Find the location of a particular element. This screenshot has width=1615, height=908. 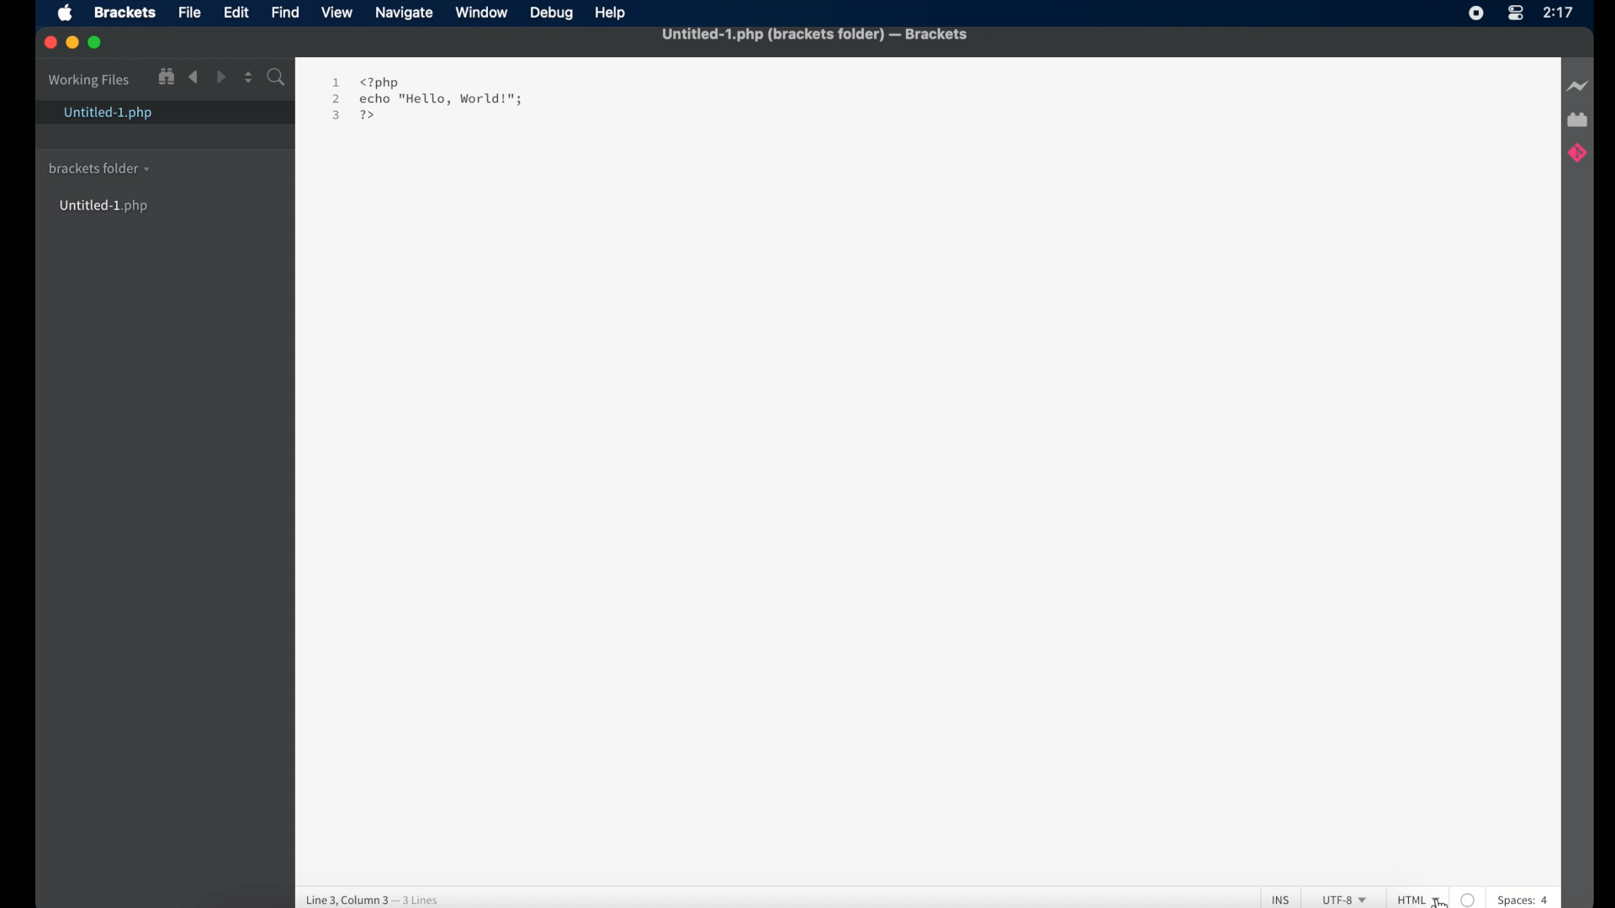

show file in tree is located at coordinates (167, 77).